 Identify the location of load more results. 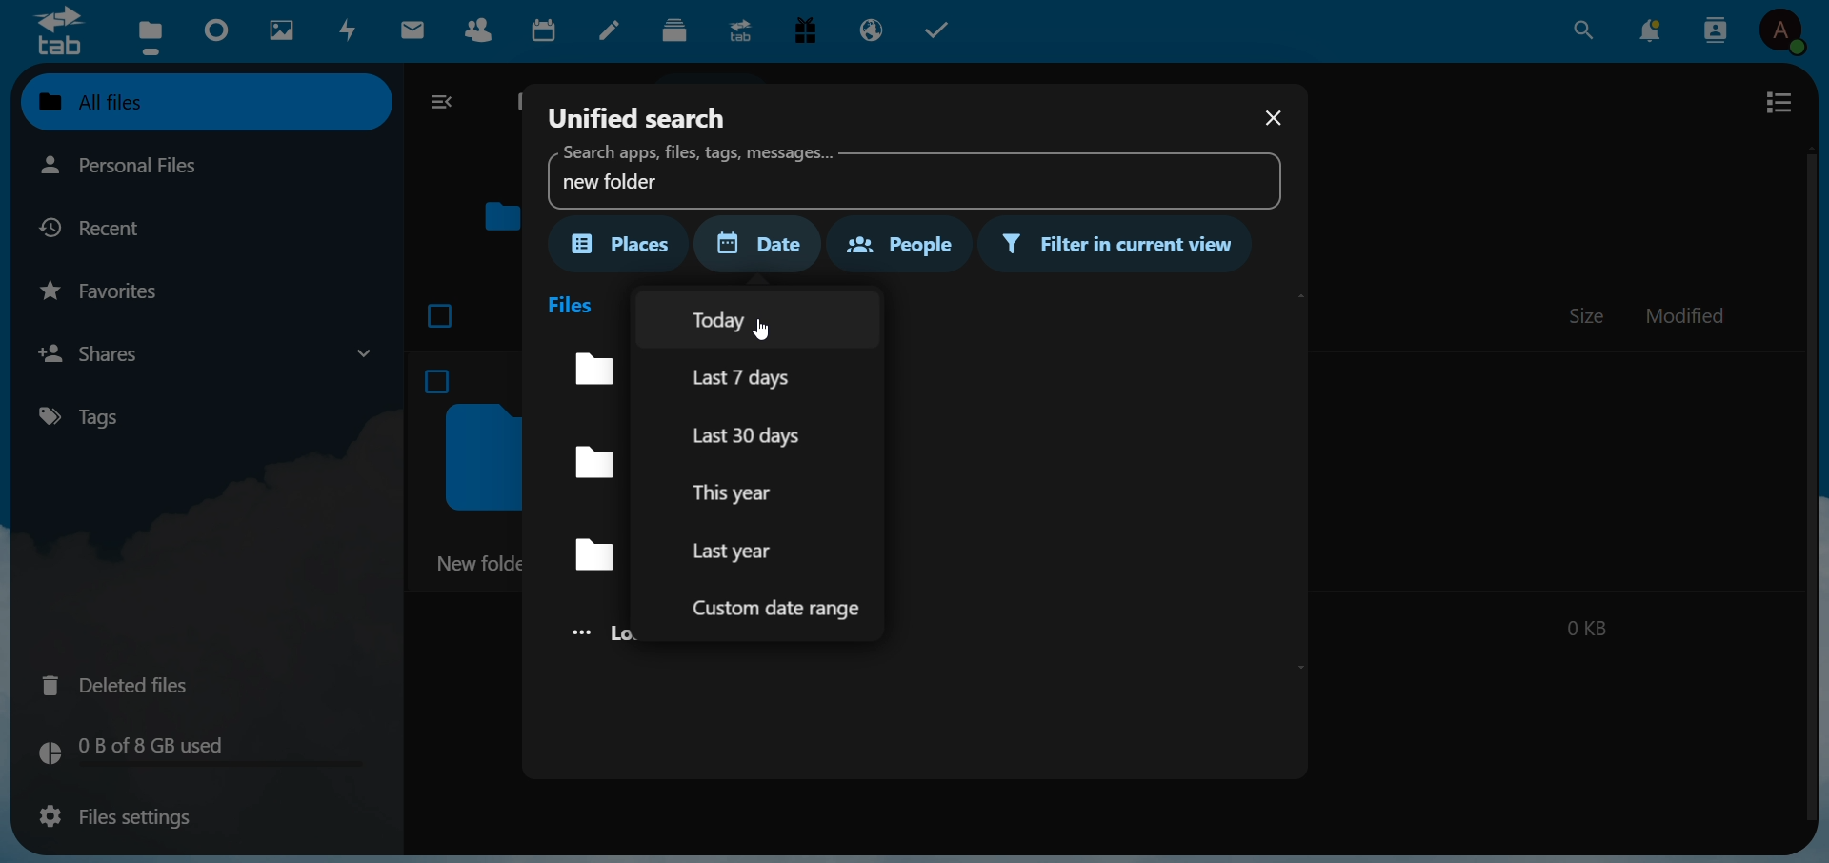
(593, 633).